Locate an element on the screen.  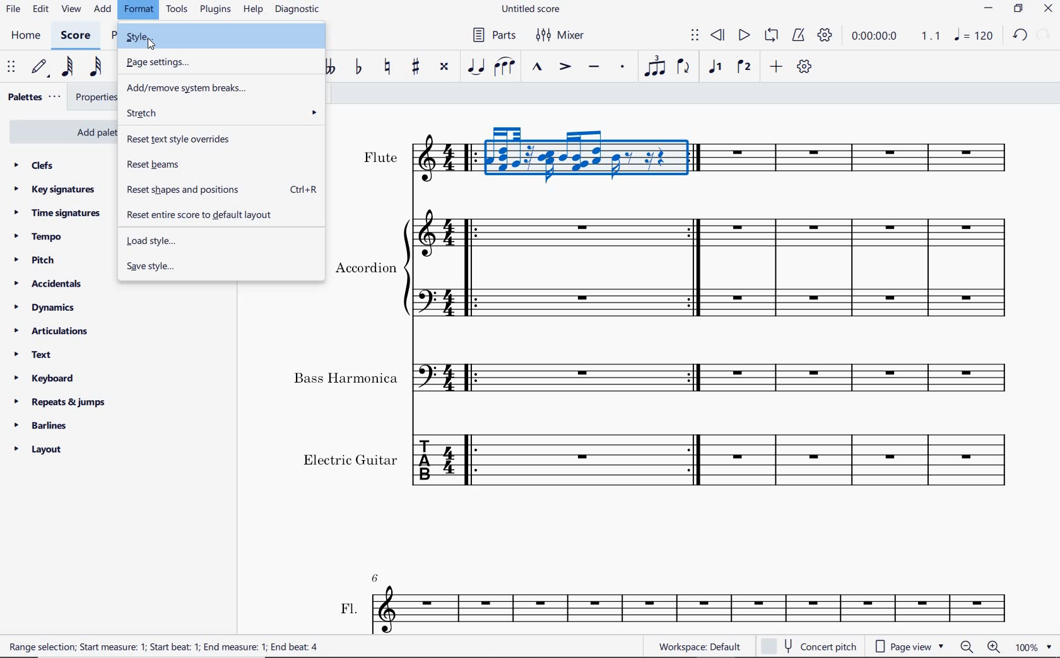
file is located at coordinates (14, 9).